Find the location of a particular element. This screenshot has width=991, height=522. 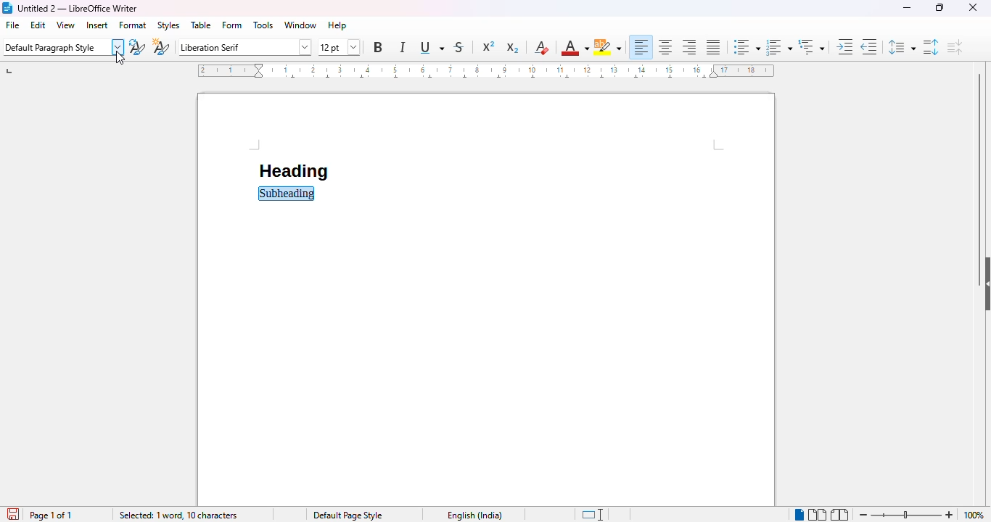

set line spacing is located at coordinates (900, 47).